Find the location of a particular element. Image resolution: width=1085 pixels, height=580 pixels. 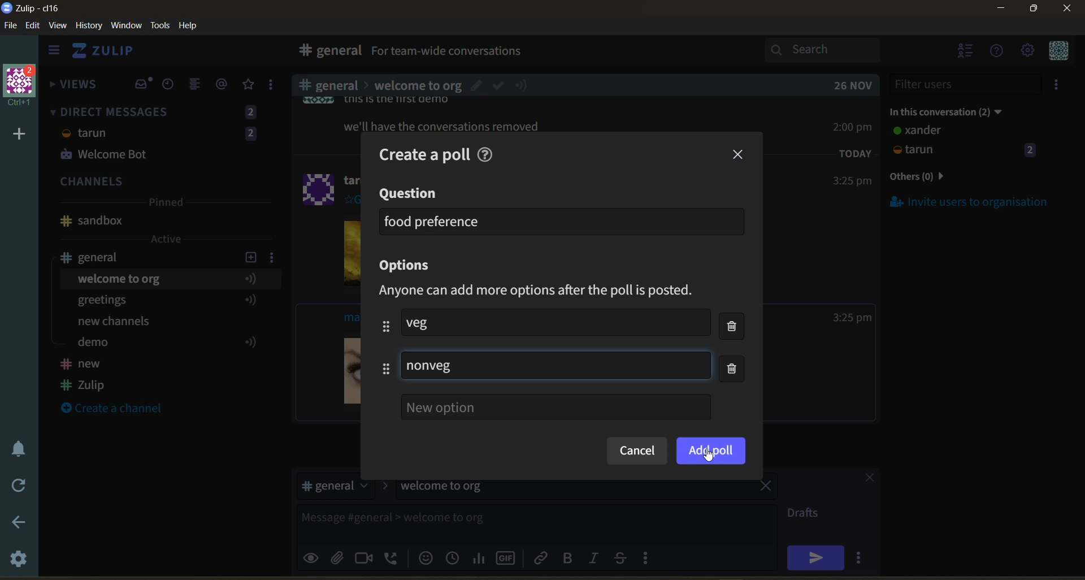

close is located at coordinates (739, 155).